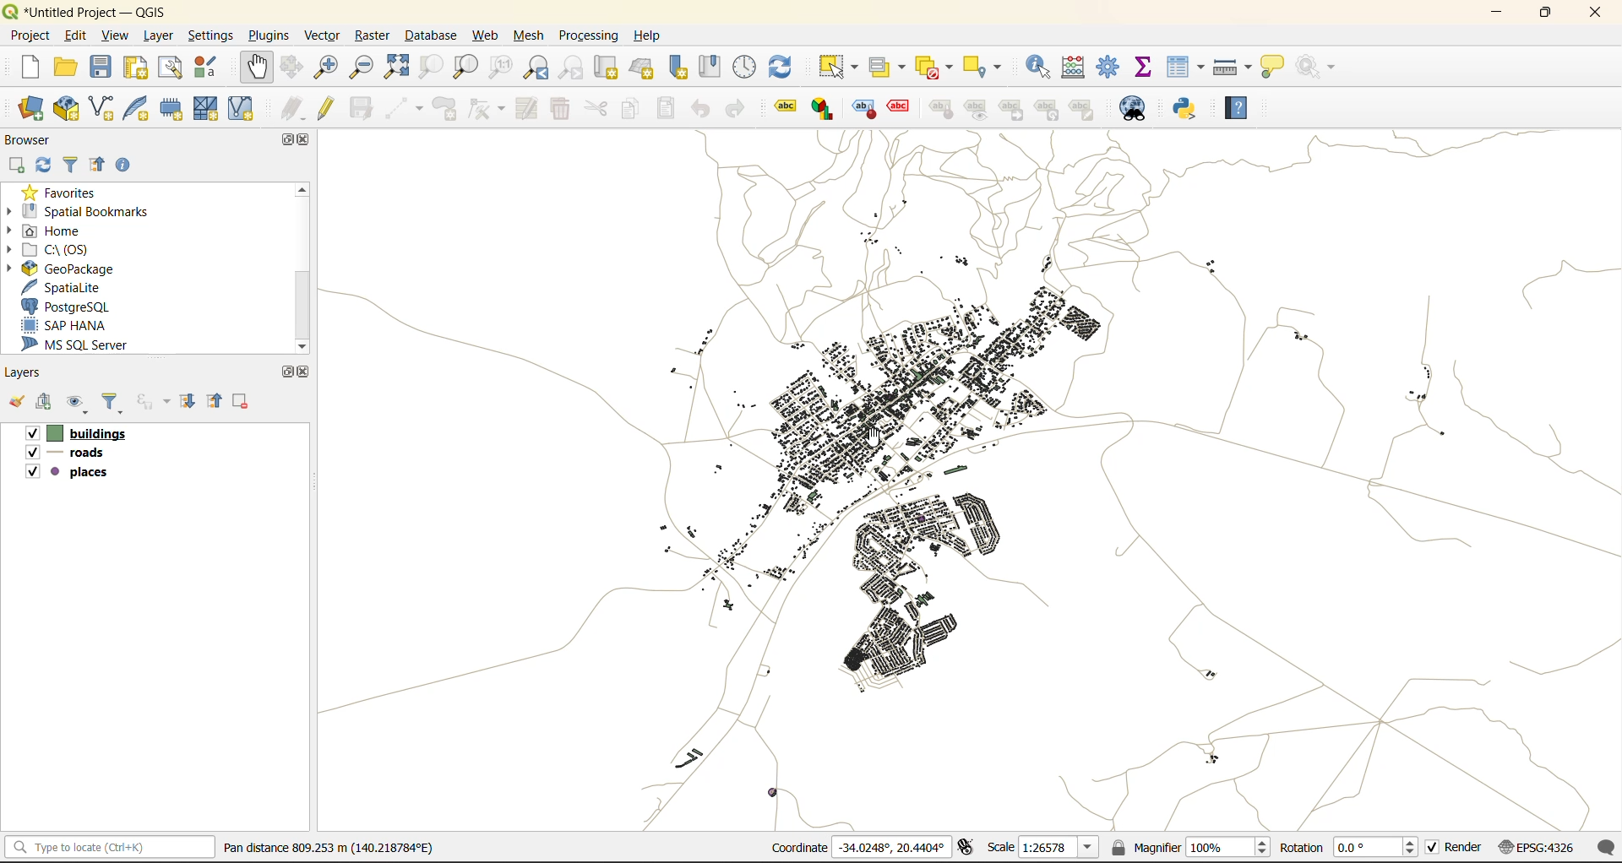 This screenshot has width=1622, height=863. I want to click on Style, so click(863, 108).